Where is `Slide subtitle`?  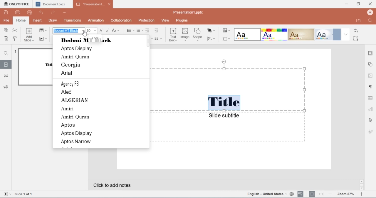
Slide subtitle is located at coordinates (224, 115).